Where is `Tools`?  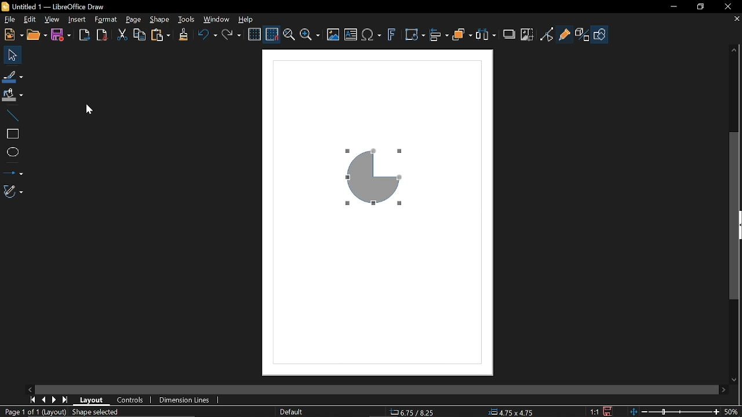 Tools is located at coordinates (188, 20).